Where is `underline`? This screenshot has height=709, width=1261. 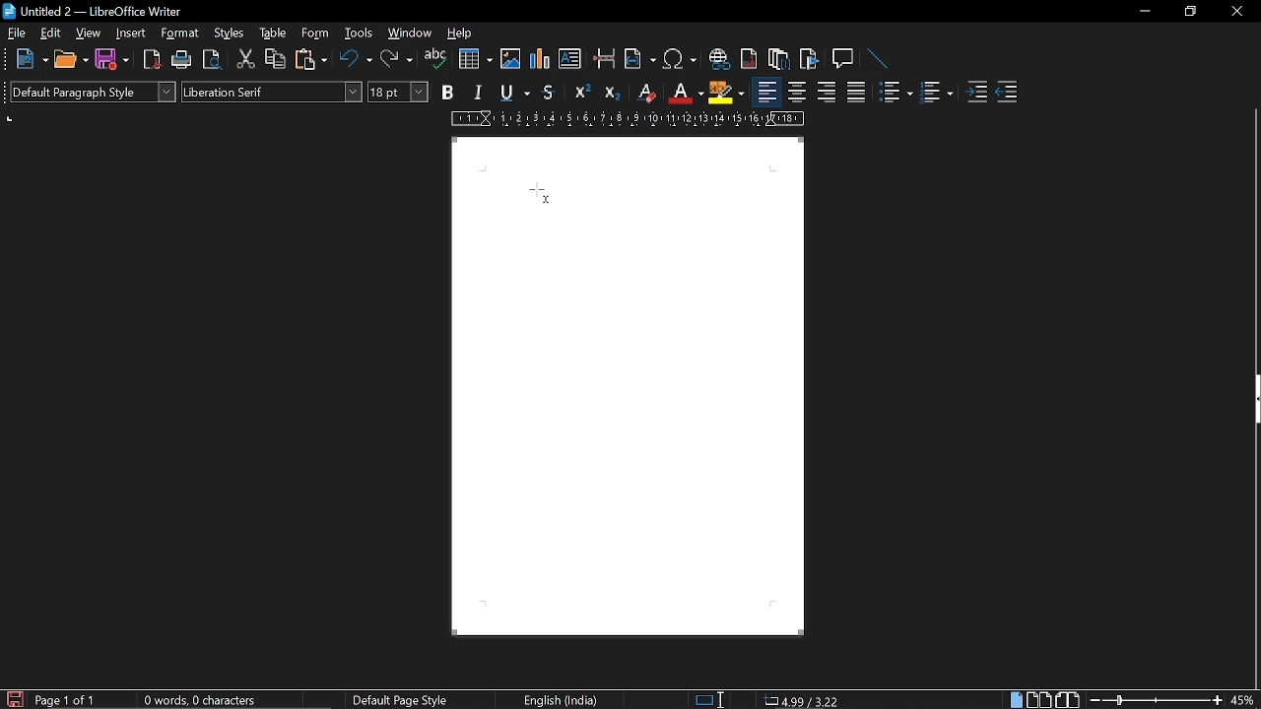
underline is located at coordinates (511, 93).